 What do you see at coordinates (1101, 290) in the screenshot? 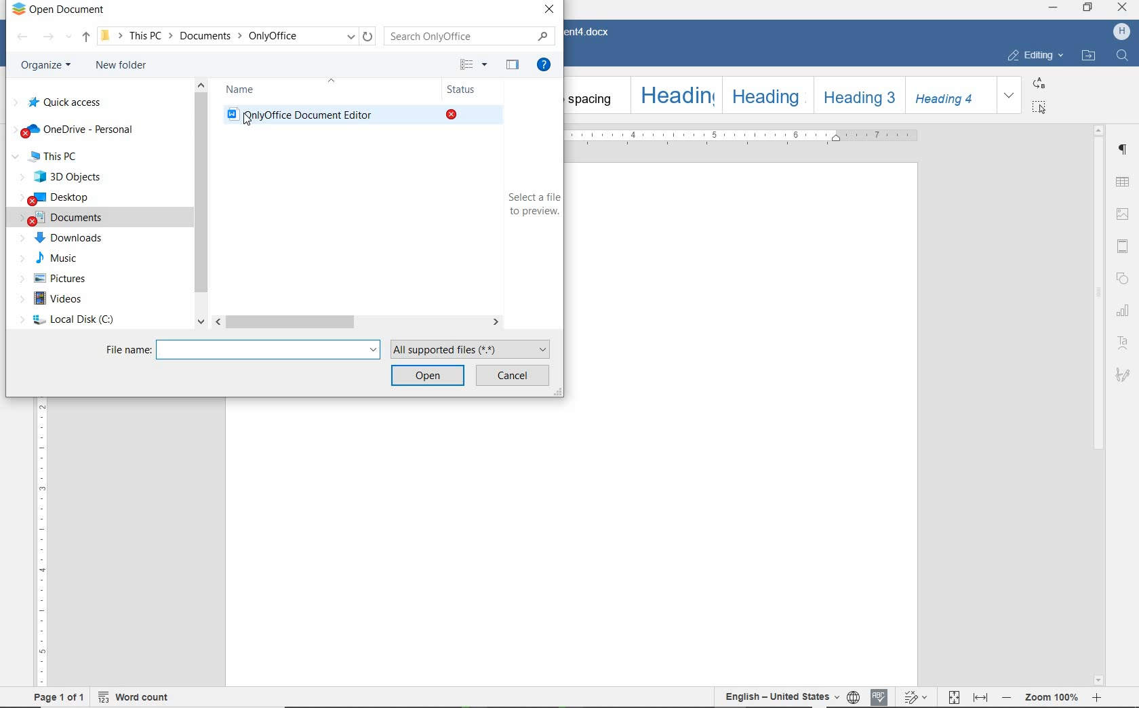
I see `scrollbar` at bounding box center [1101, 290].